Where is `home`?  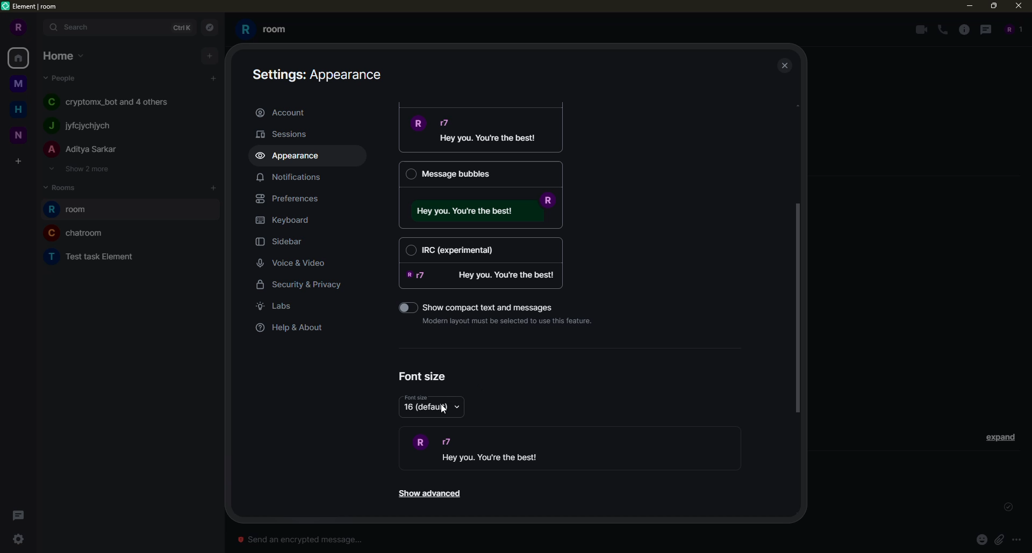 home is located at coordinates (21, 108).